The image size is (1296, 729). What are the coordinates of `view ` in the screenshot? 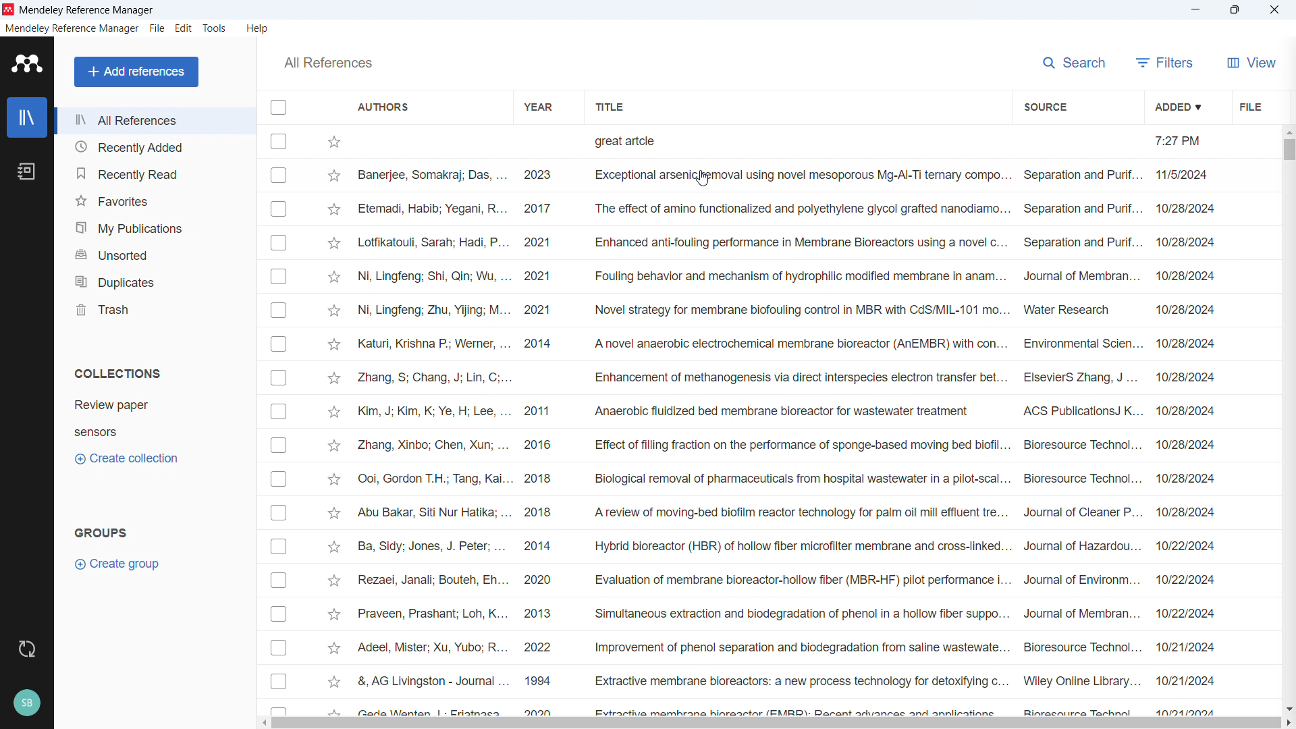 It's located at (1251, 61).